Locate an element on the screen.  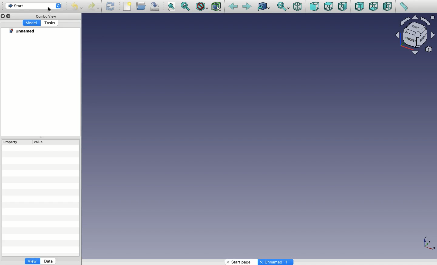
Top is located at coordinates (328, 7).